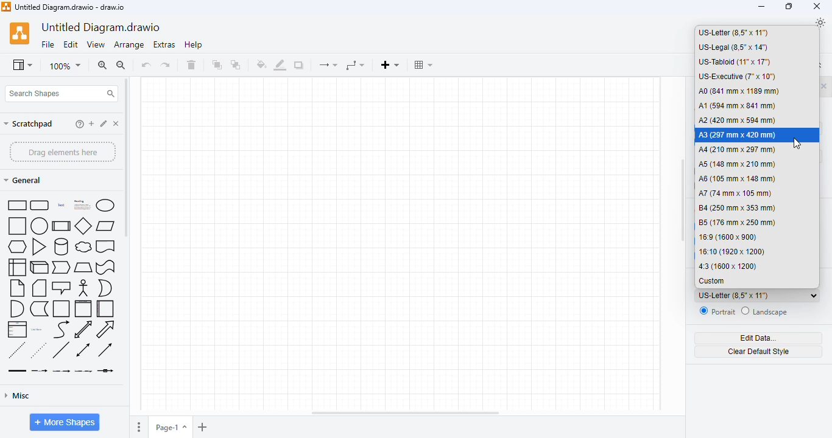 The height and width of the screenshot is (438, 832). What do you see at coordinates (734, 33) in the screenshot?
I see `US-letter` at bounding box center [734, 33].